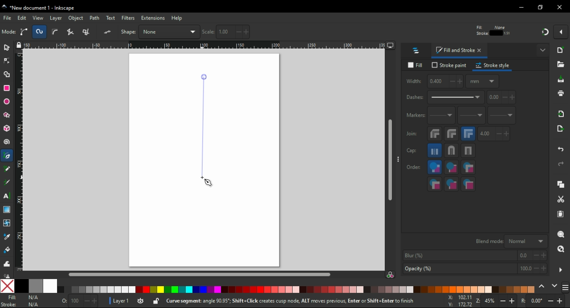 Image resolution: width=570 pixels, height=308 pixels. I want to click on order, so click(414, 166).